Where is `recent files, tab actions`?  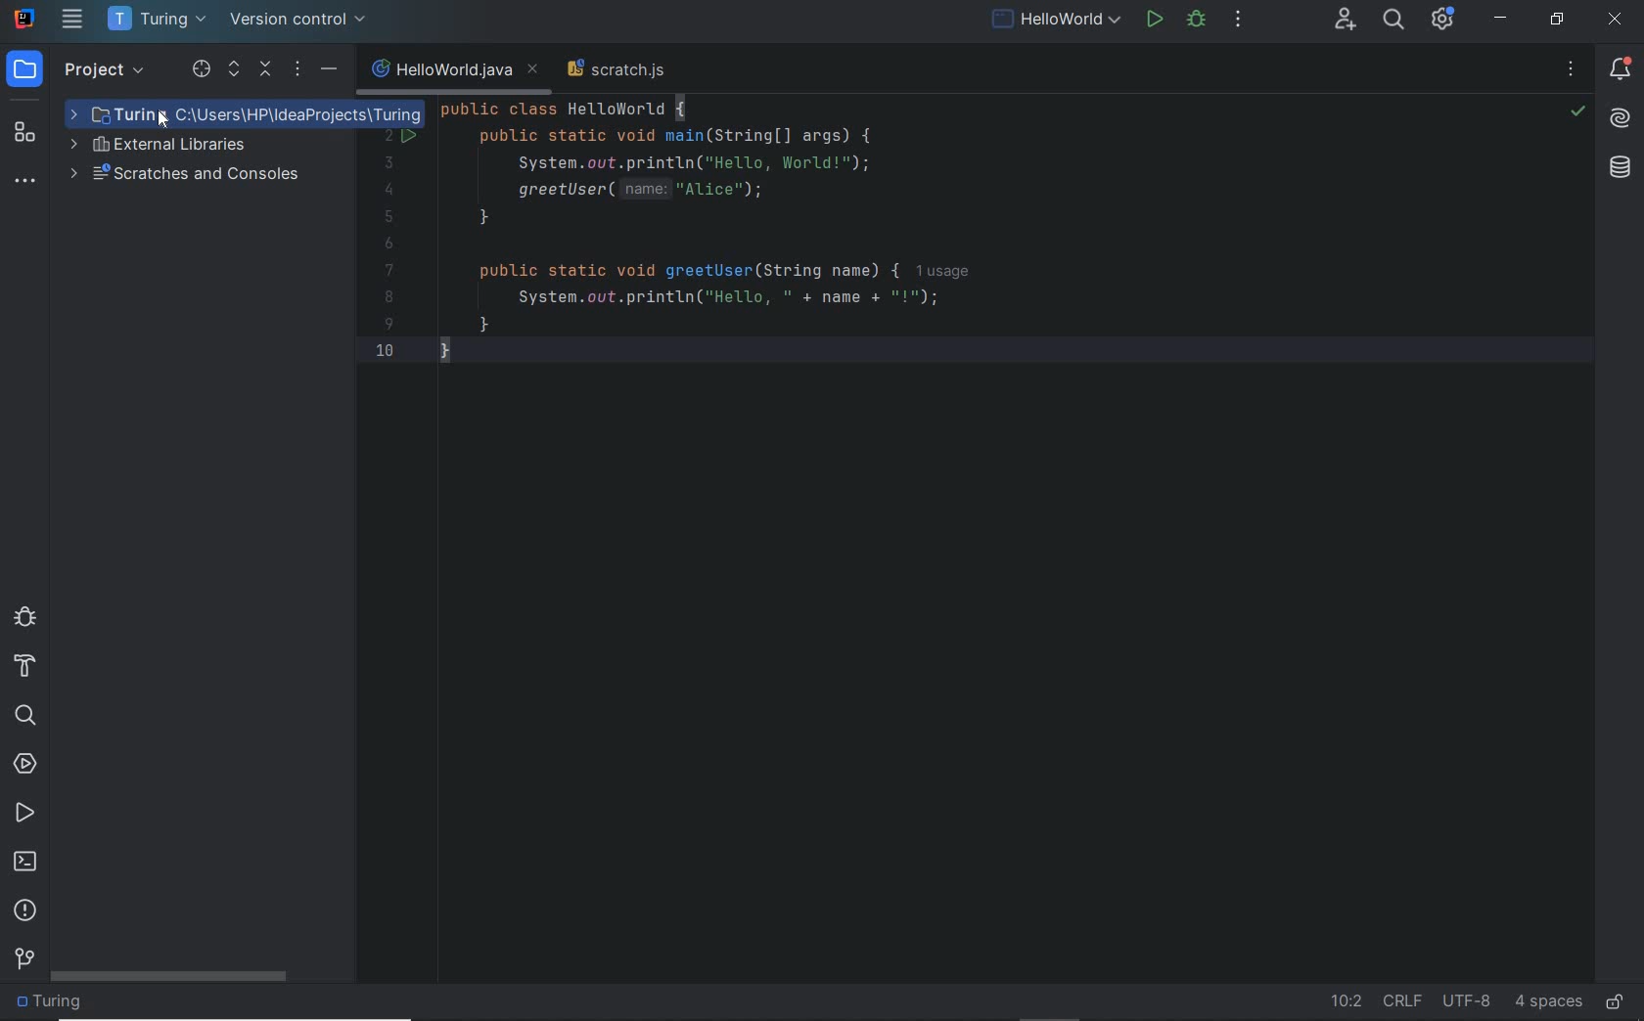
recent files, tab actions is located at coordinates (1572, 70).